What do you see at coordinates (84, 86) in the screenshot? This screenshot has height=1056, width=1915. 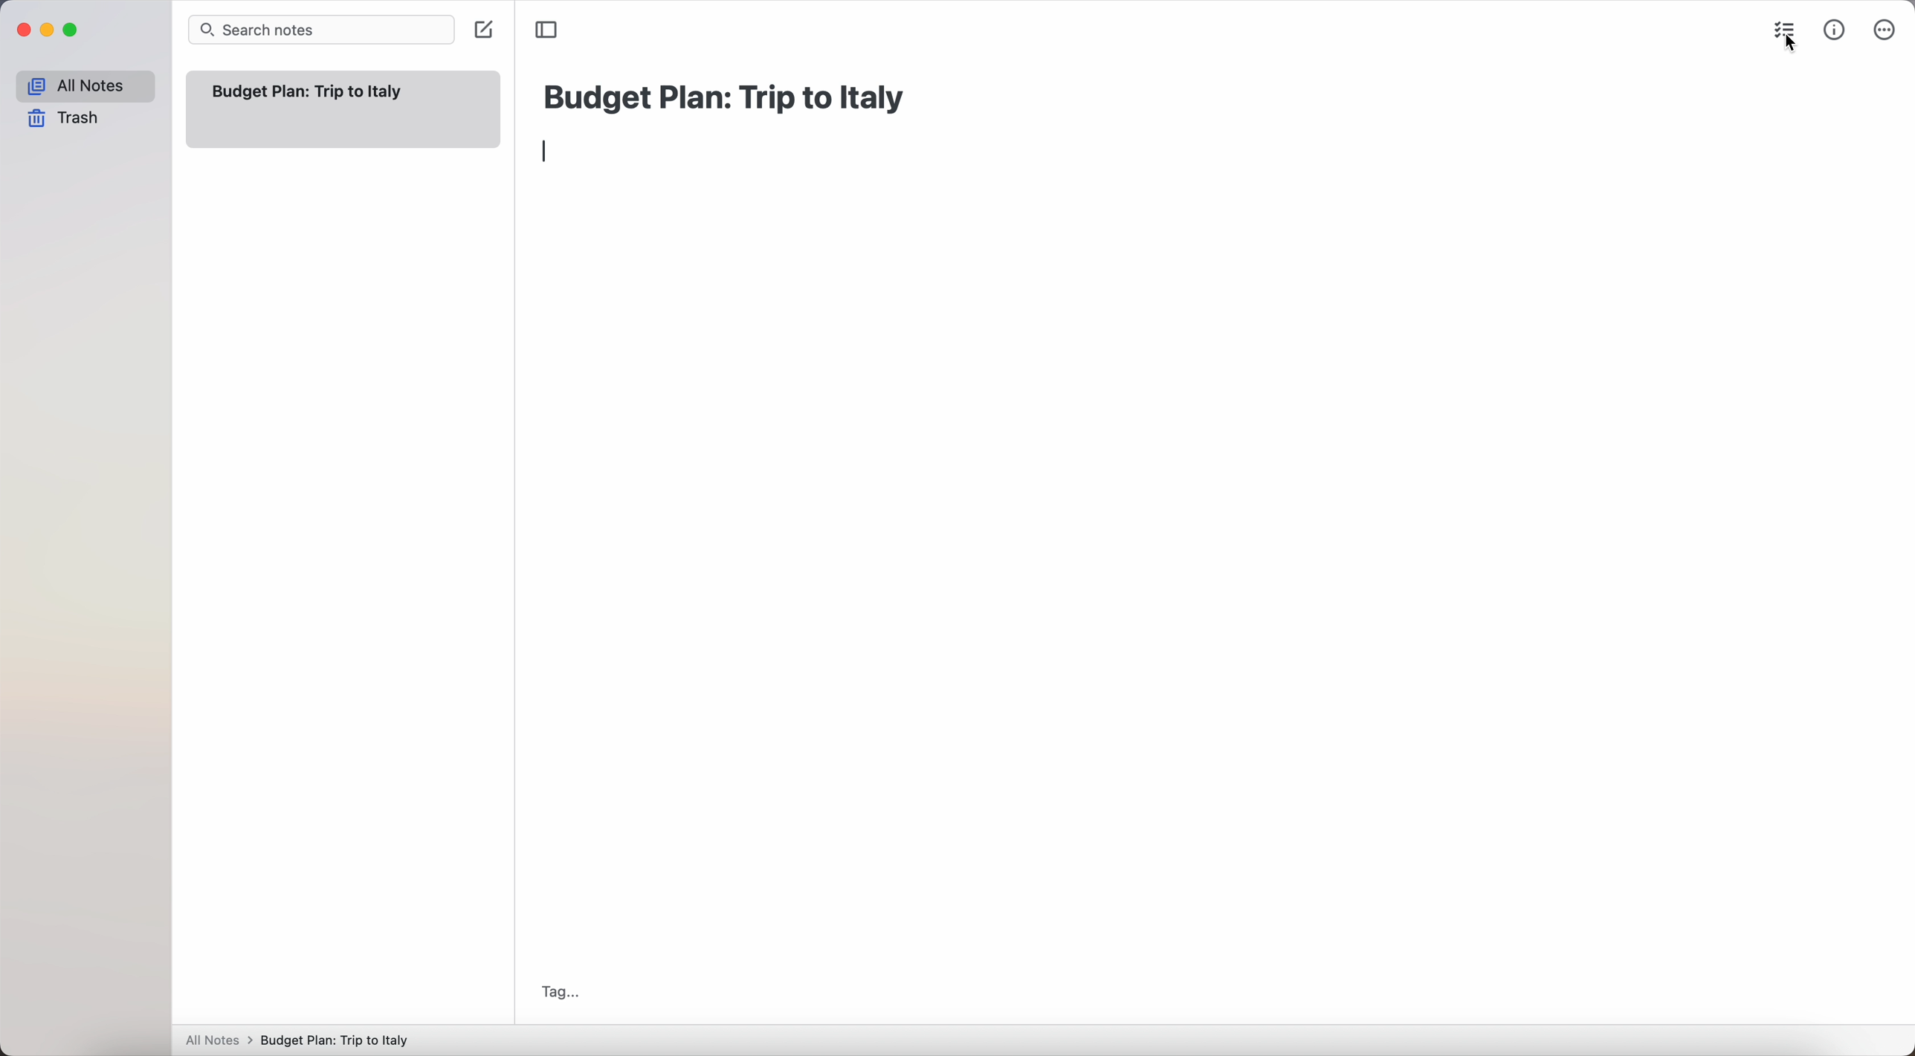 I see `all notes` at bounding box center [84, 86].